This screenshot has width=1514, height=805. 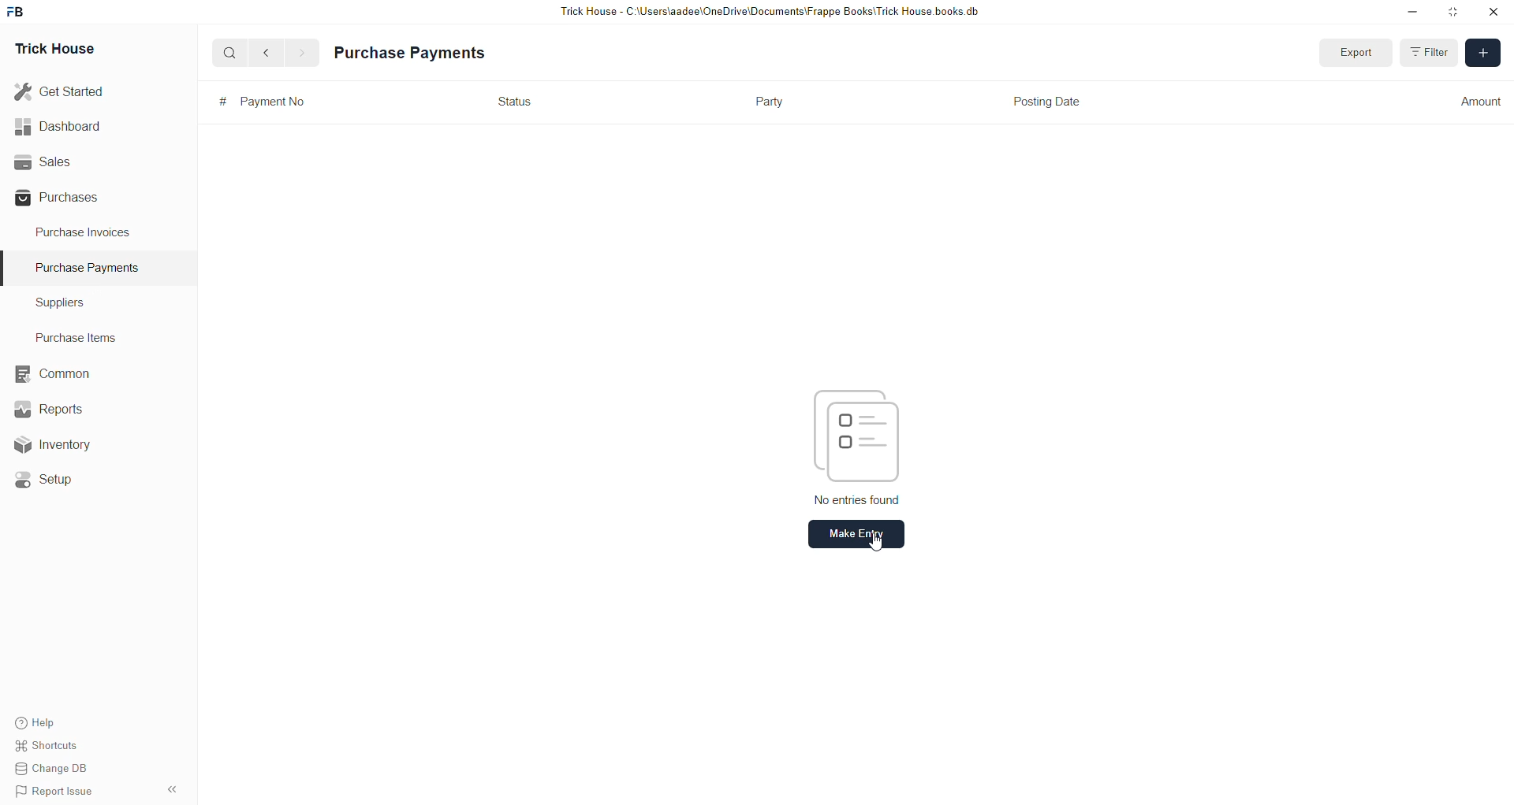 I want to click on Purchase Items., so click(x=73, y=336).